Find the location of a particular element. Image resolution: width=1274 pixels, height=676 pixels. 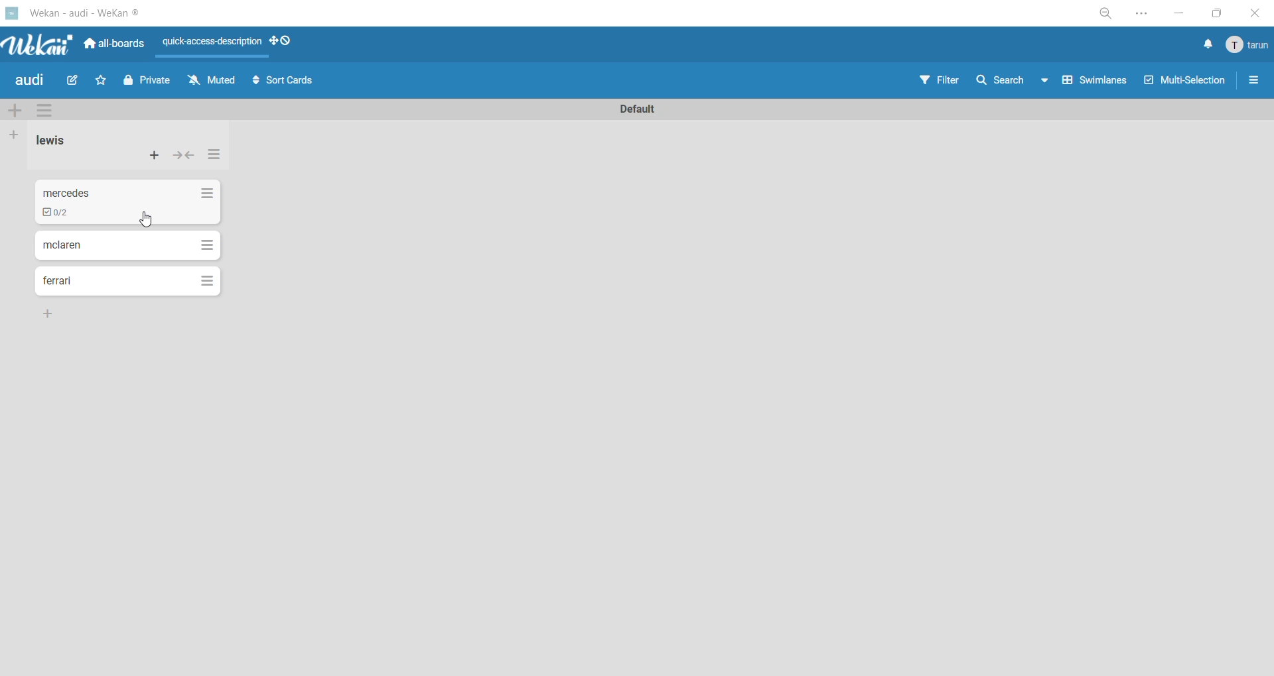

app title is located at coordinates (74, 13).